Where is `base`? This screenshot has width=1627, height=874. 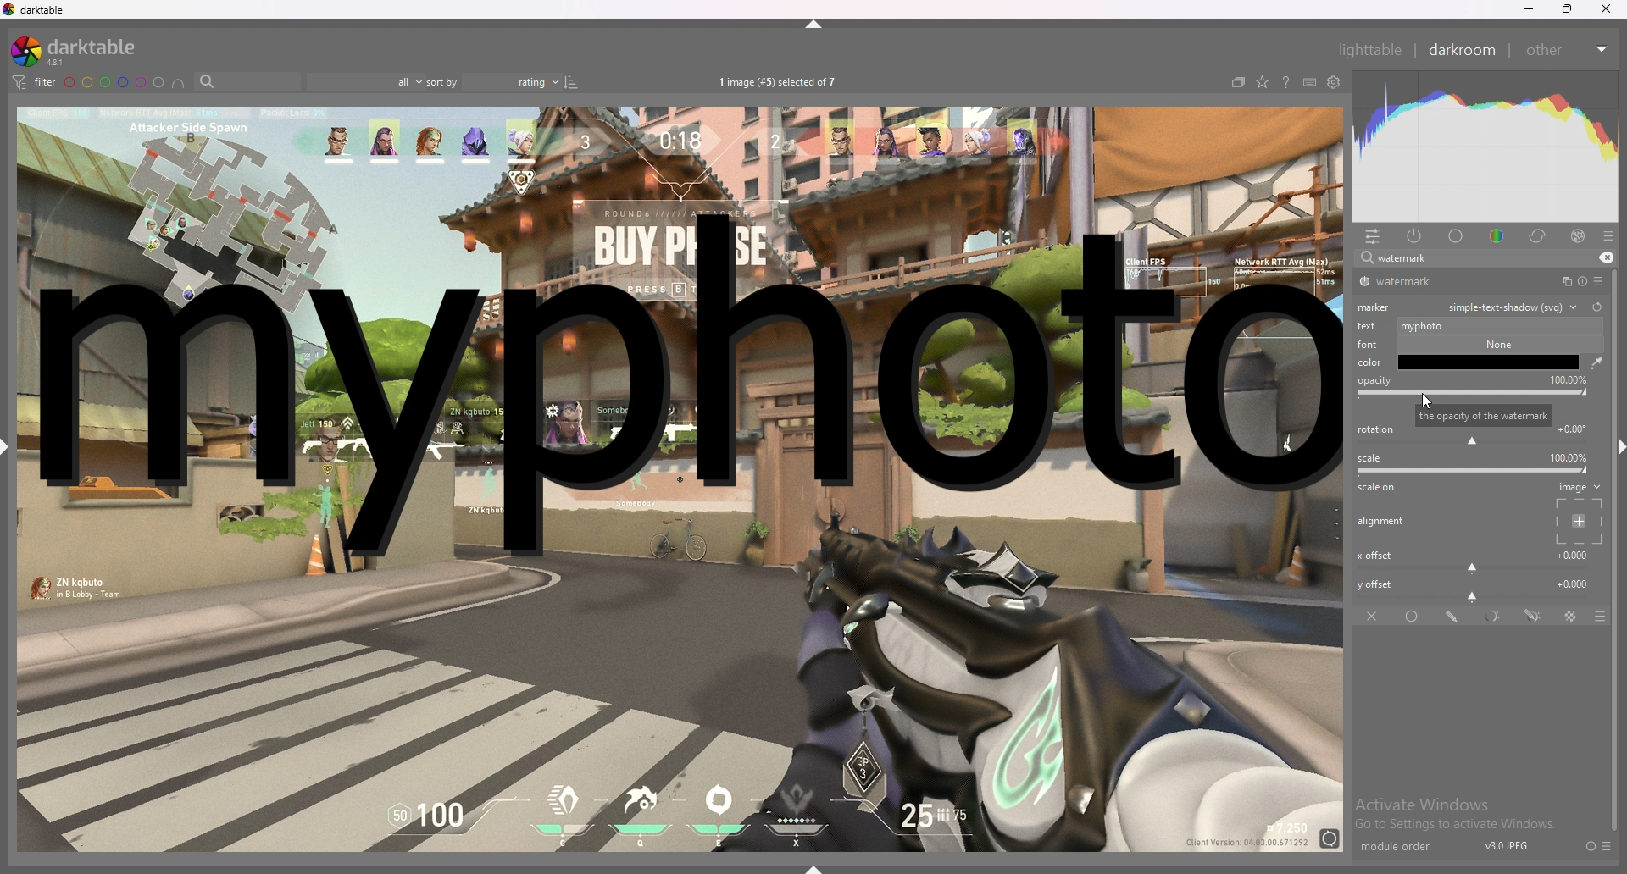
base is located at coordinates (1457, 236).